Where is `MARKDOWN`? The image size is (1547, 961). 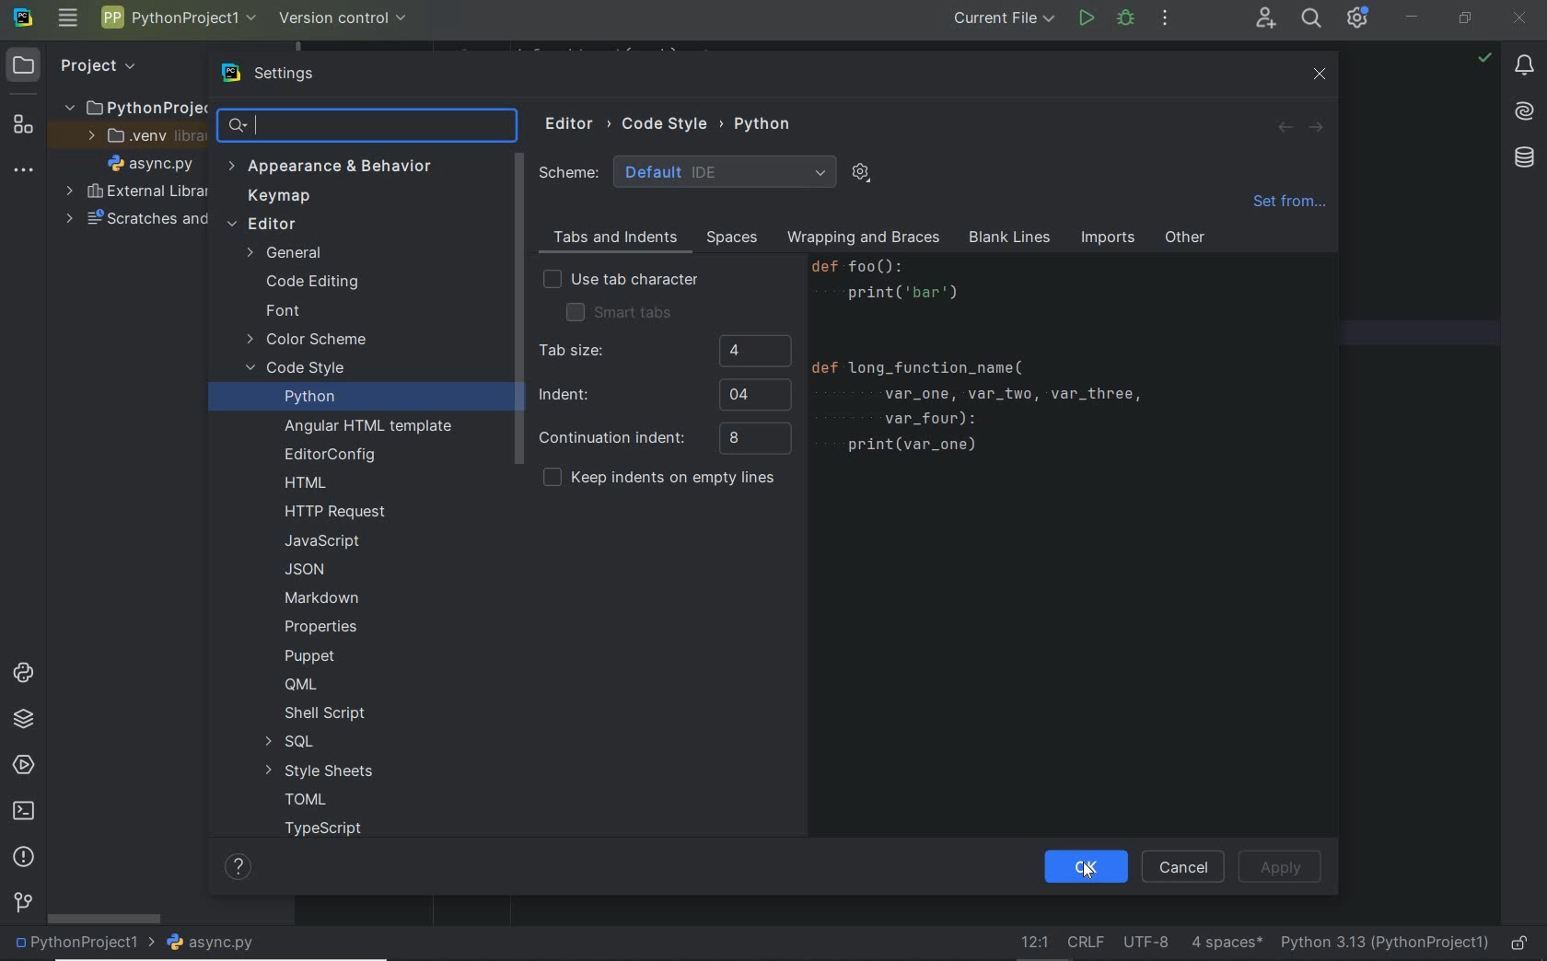 MARKDOWN is located at coordinates (321, 597).